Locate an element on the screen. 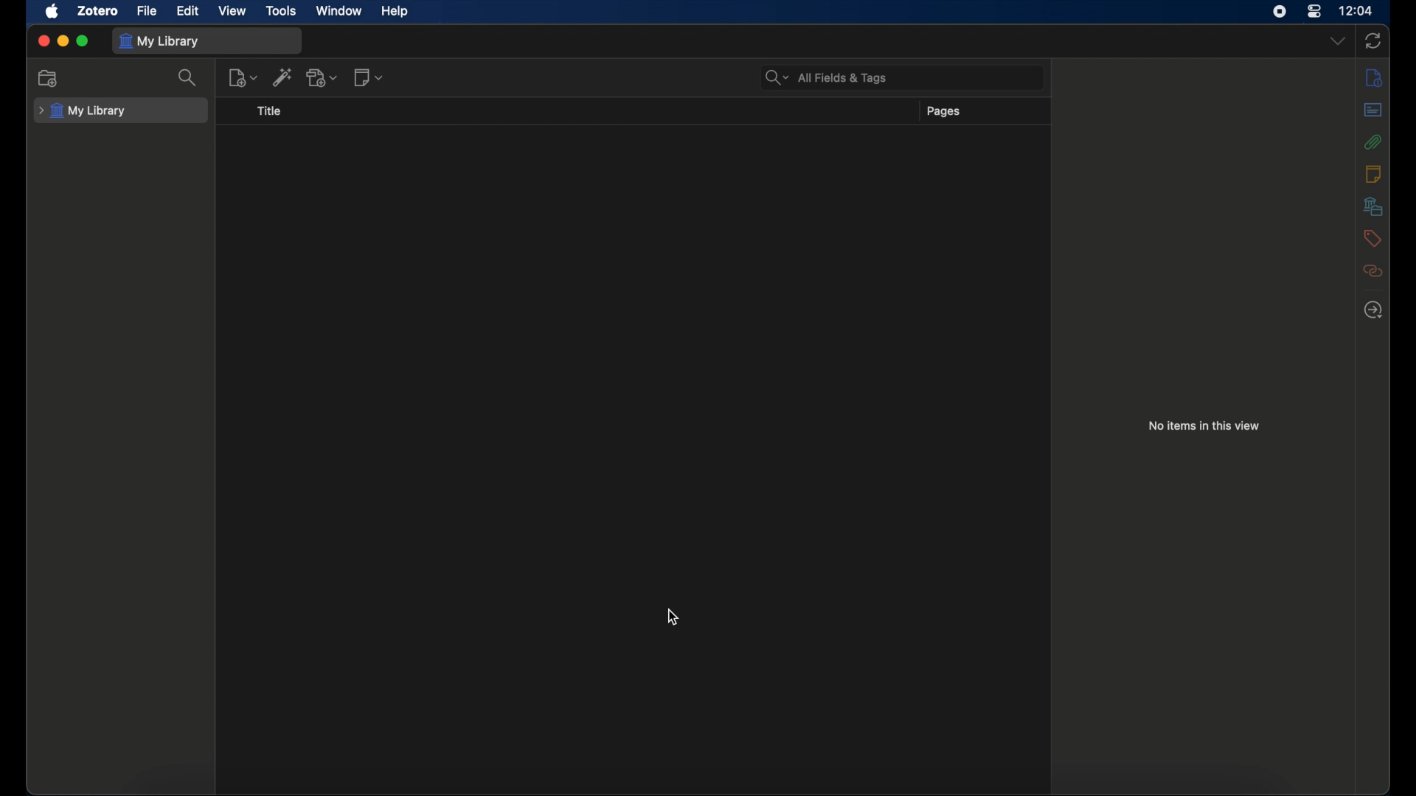 The width and height of the screenshot is (1416, 796). time is located at coordinates (1355, 10).